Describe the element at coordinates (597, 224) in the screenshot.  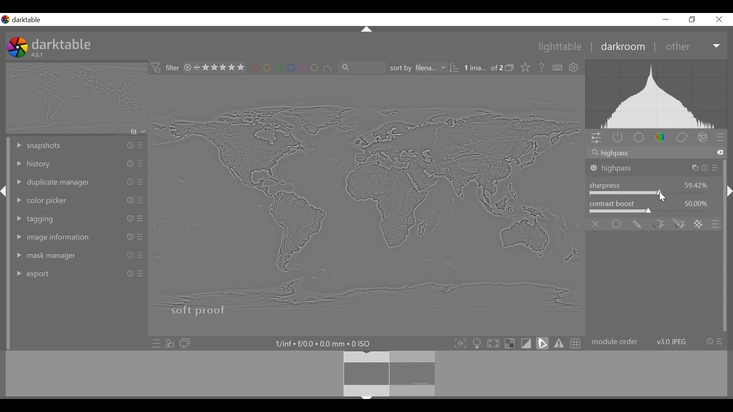
I see `off` at that location.